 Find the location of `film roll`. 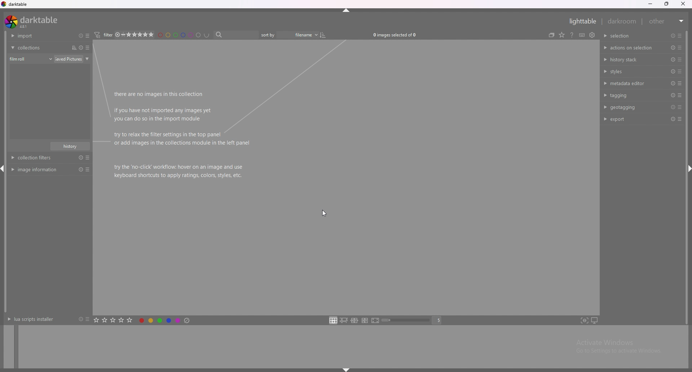

film roll is located at coordinates (31, 59).